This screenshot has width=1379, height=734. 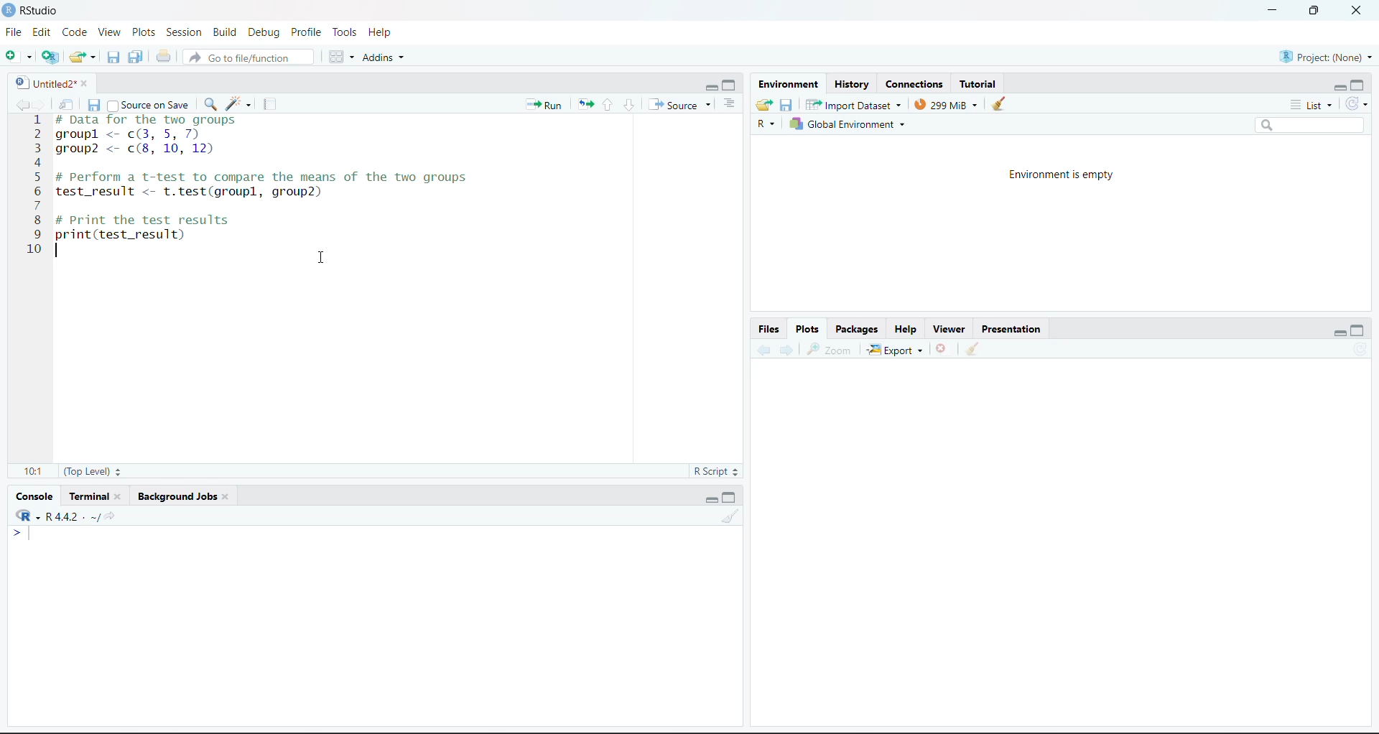 What do you see at coordinates (582, 103) in the screenshot?
I see `Re-run the previous code again` at bounding box center [582, 103].